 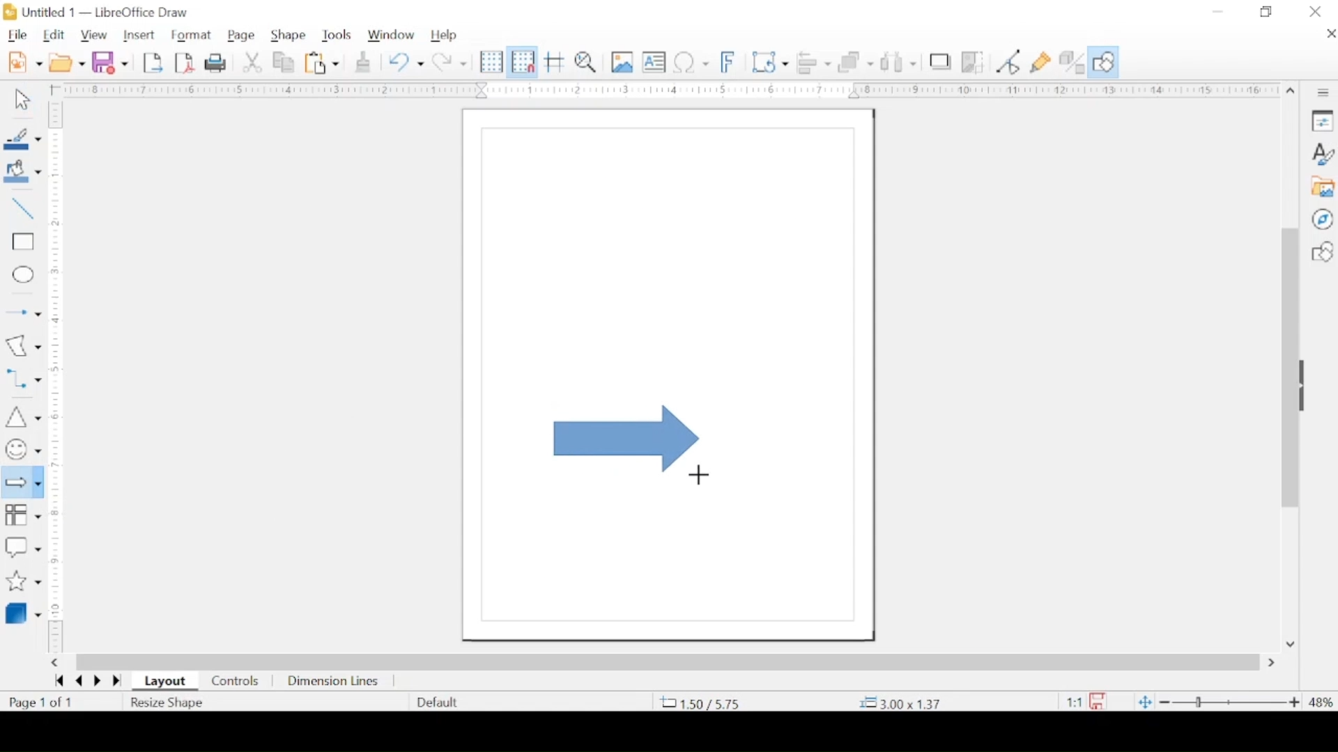 What do you see at coordinates (627, 439) in the screenshot?
I see `block arrow` at bounding box center [627, 439].